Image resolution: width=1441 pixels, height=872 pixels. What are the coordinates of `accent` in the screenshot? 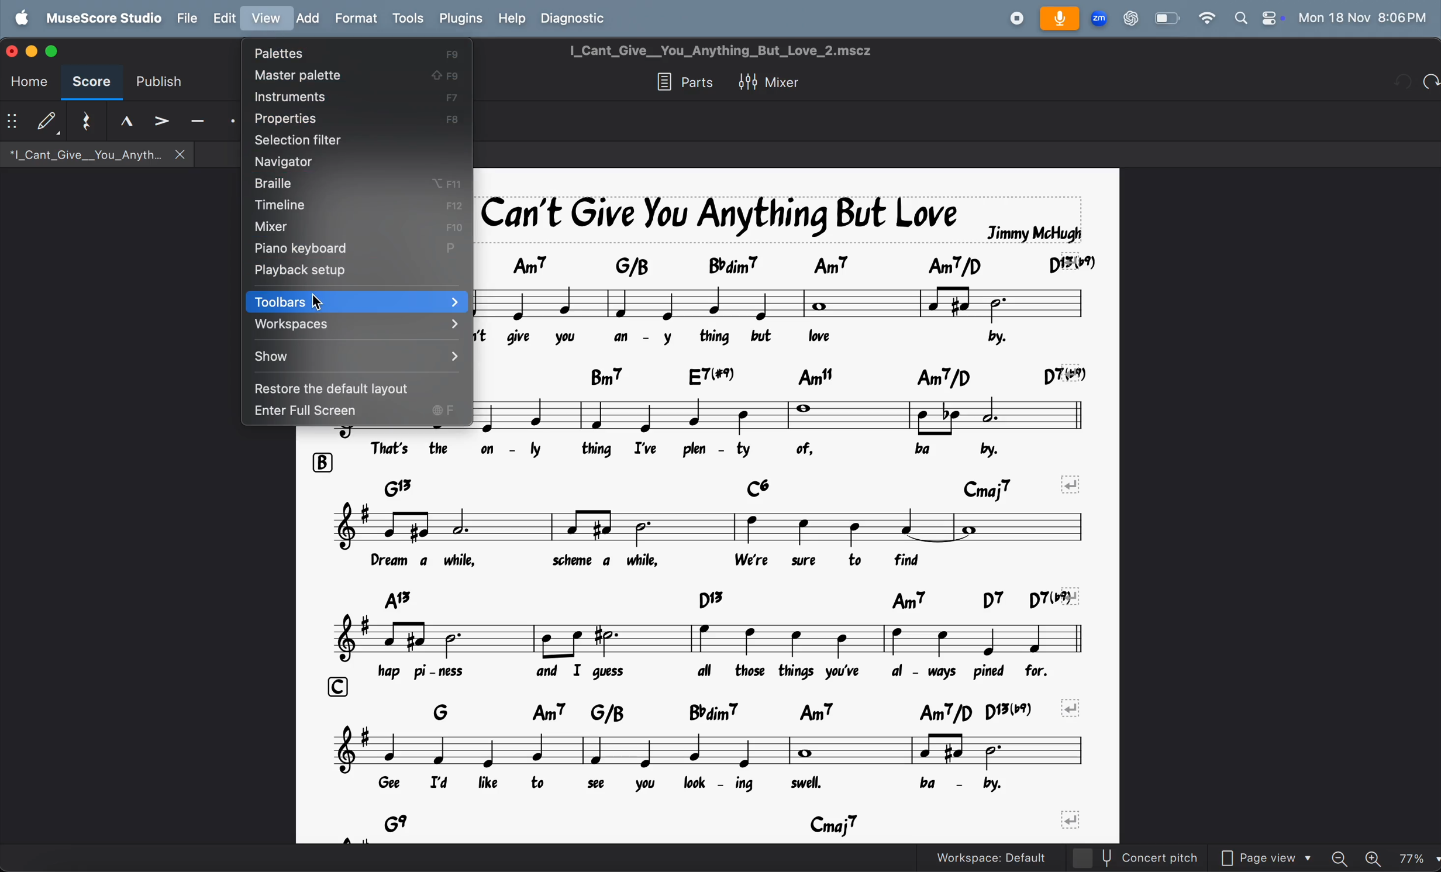 It's located at (163, 118).